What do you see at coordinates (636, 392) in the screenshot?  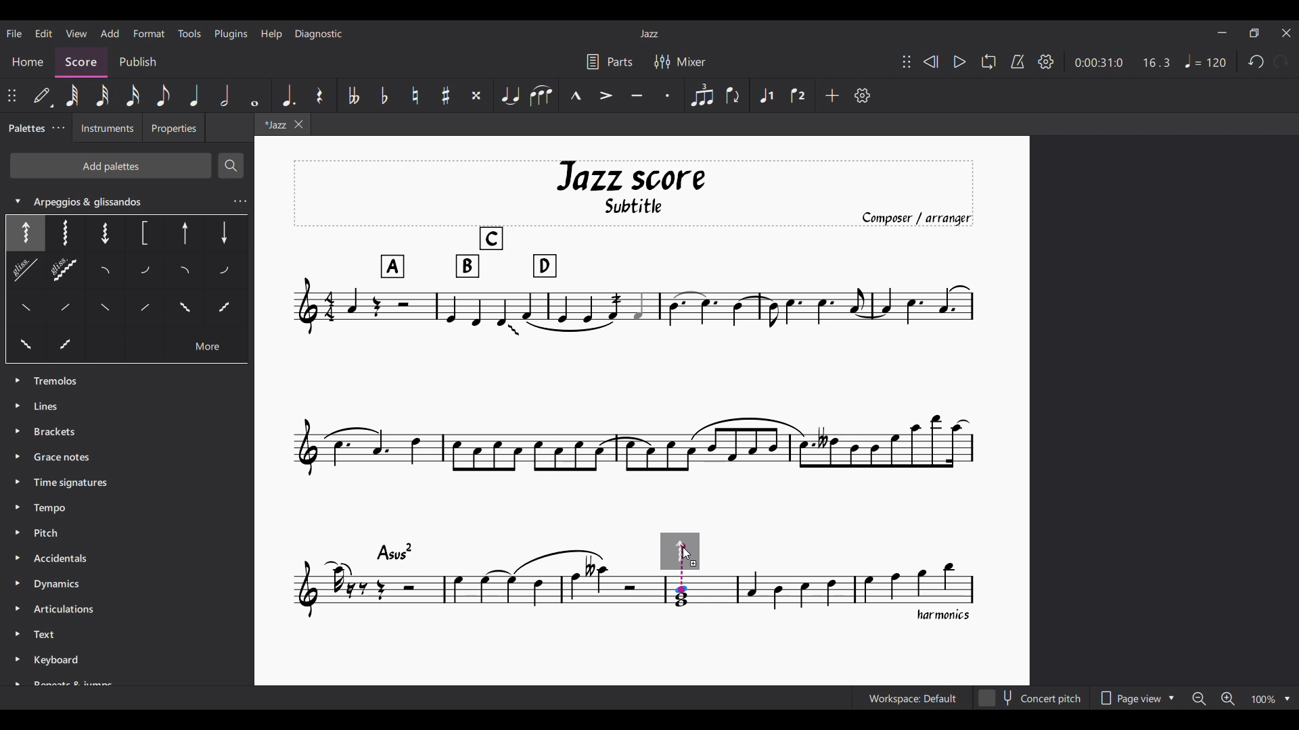 I see `Current score` at bounding box center [636, 392].